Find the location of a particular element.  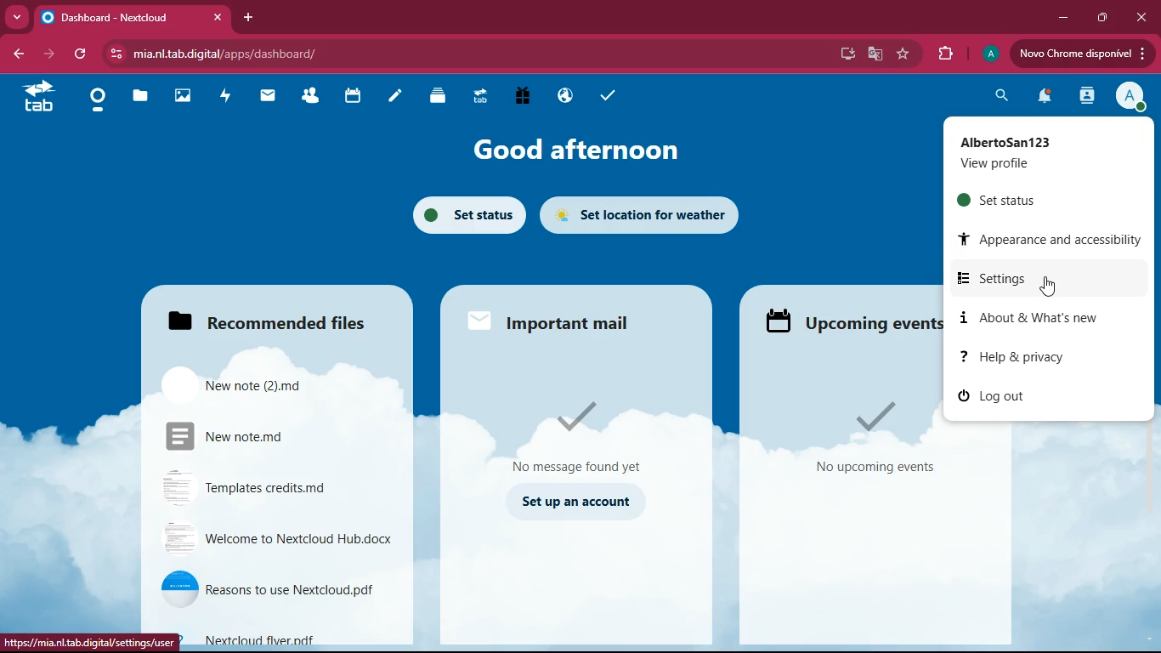

upcoming events is located at coordinates (850, 323).